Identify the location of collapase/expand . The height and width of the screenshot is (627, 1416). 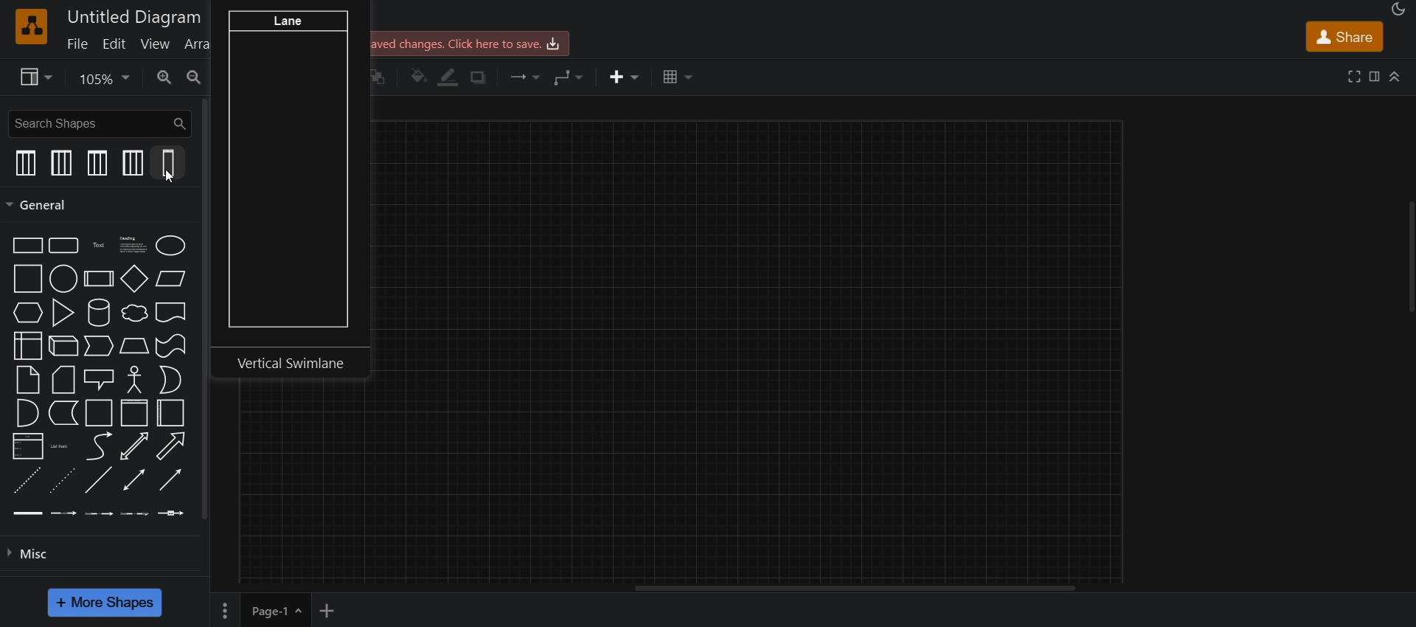
(1397, 73).